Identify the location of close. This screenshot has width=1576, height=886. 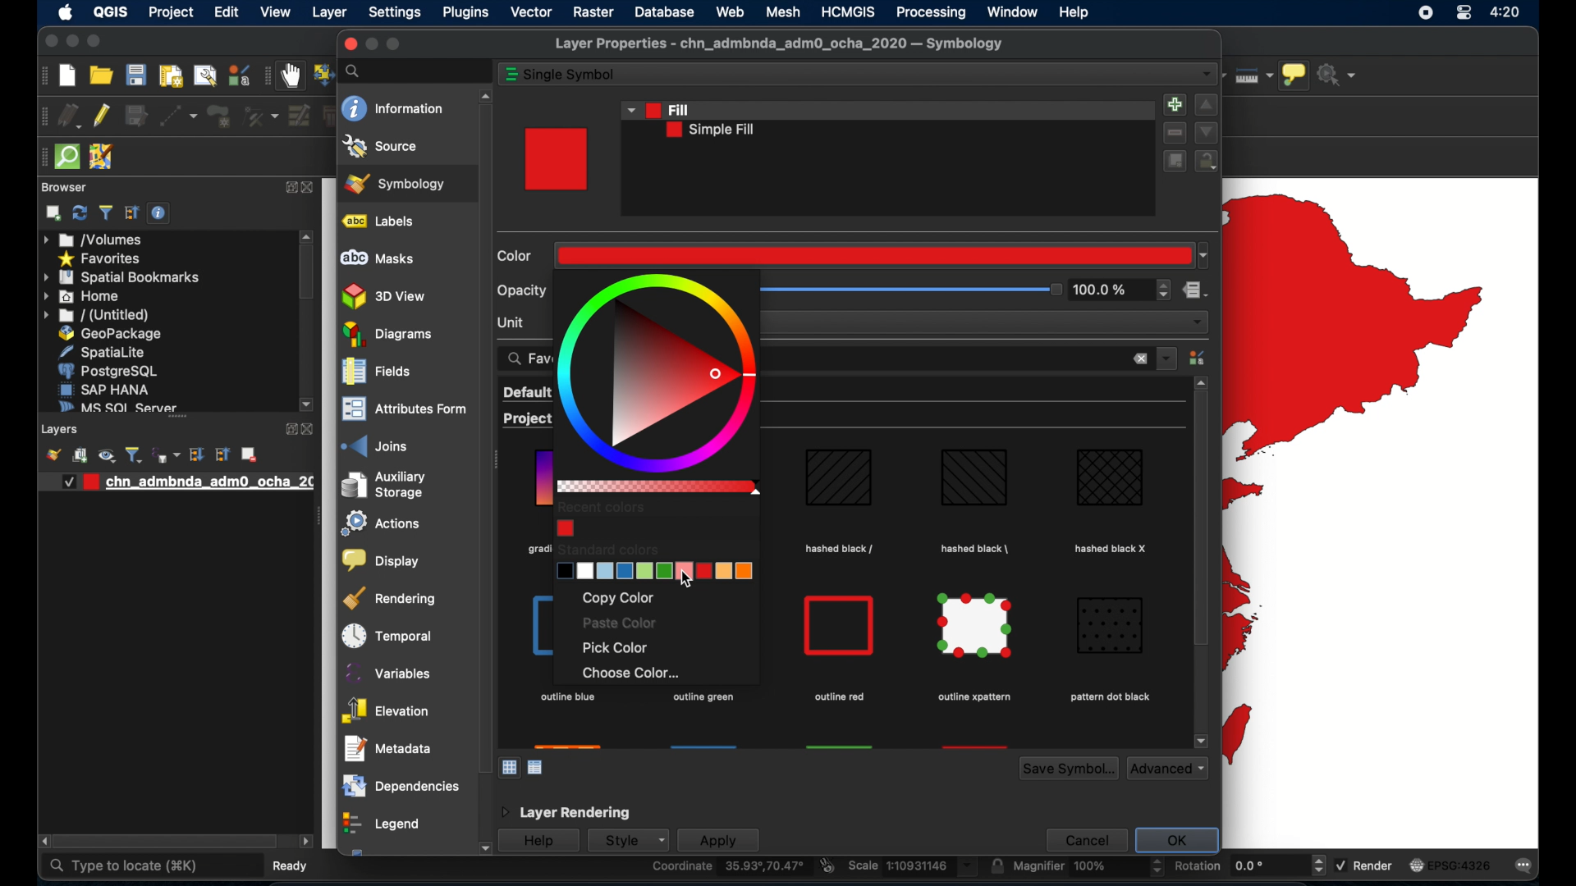
(1140, 360).